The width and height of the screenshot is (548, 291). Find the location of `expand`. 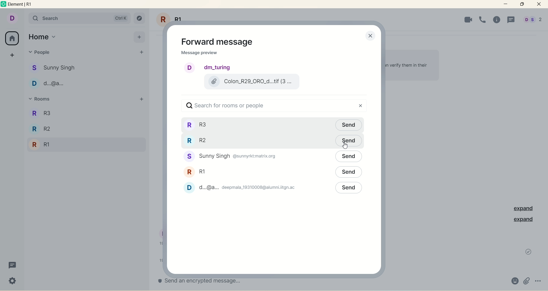

expand is located at coordinates (521, 209).